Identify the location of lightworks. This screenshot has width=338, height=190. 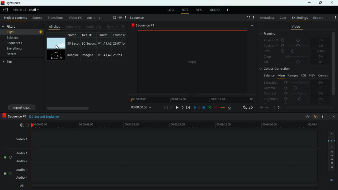
(17, 3).